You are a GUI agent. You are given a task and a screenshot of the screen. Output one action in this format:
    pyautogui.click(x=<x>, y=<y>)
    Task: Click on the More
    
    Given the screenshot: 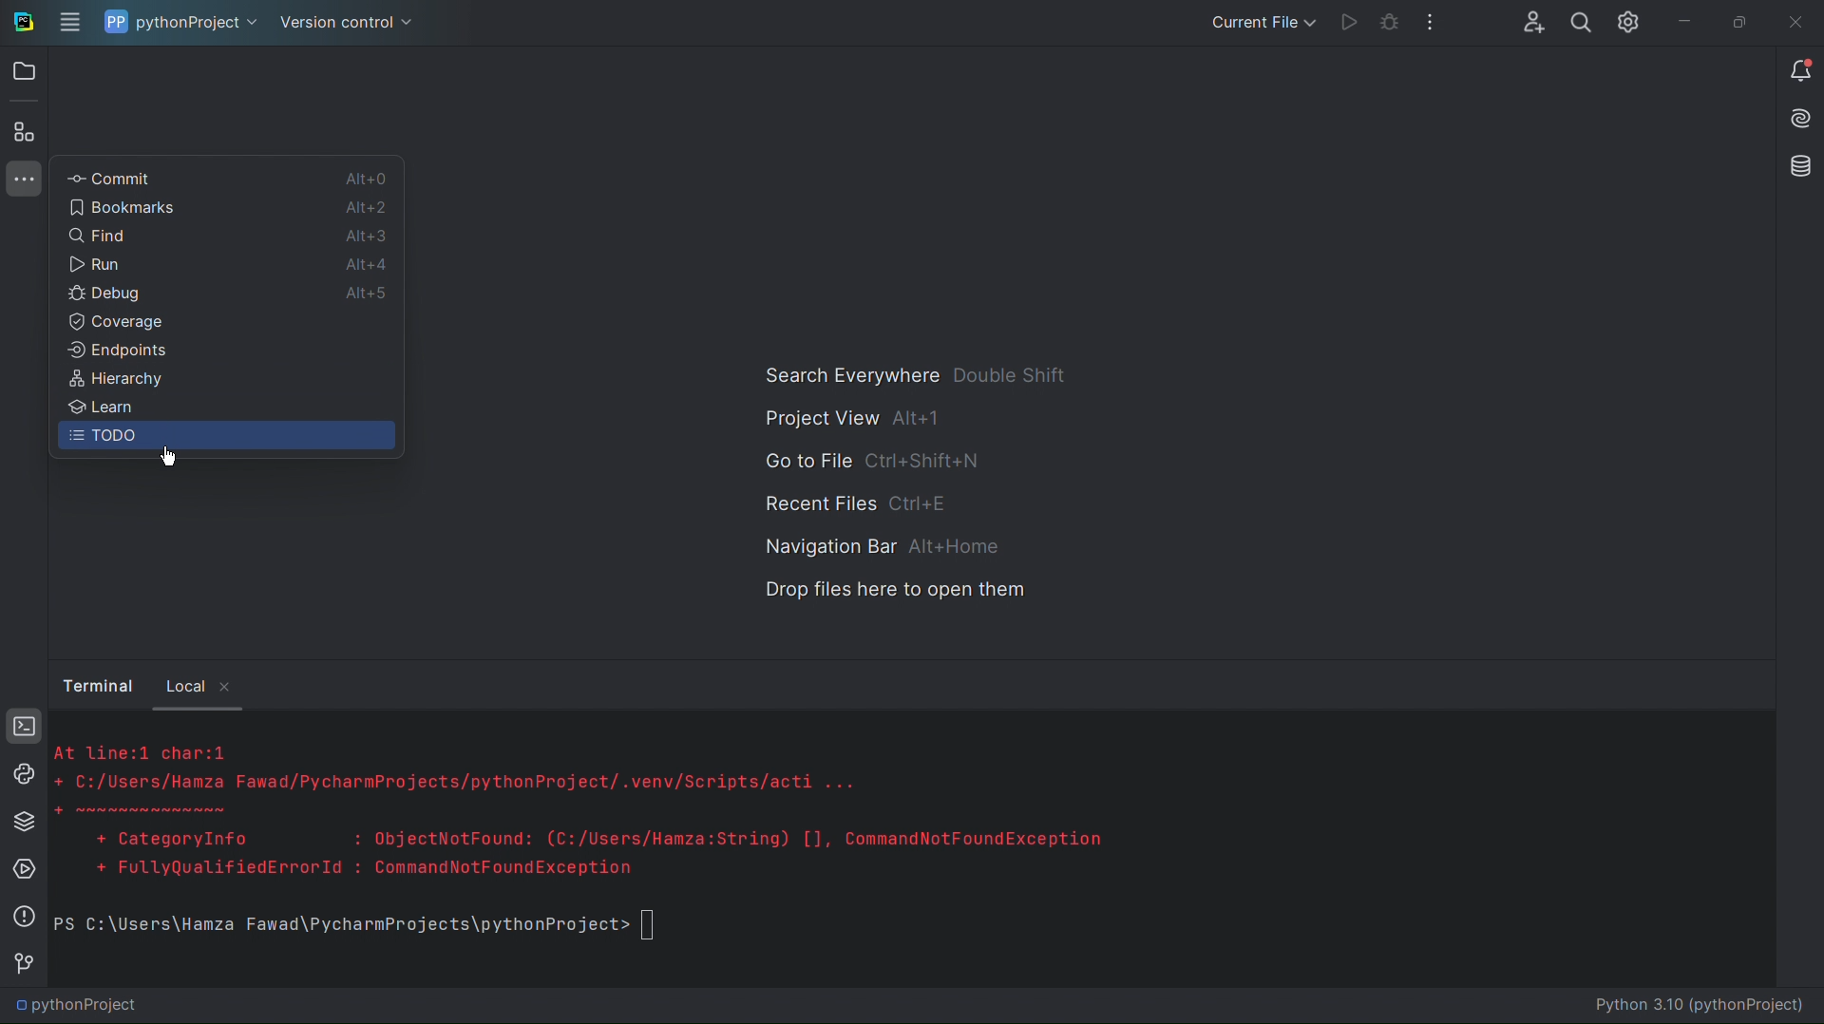 What is the action you would take?
    pyautogui.click(x=1432, y=24)
    